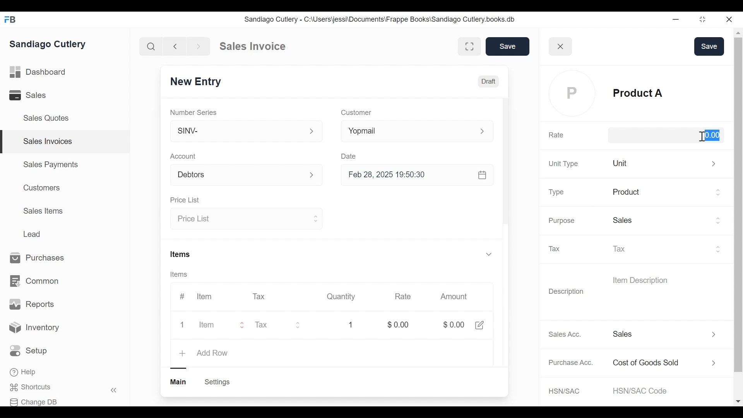 The height and width of the screenshot is (418, 743). What do you see at coordinates (403, 296) in the screenshot?
I see `Rate` at bounding box center [403, 296].